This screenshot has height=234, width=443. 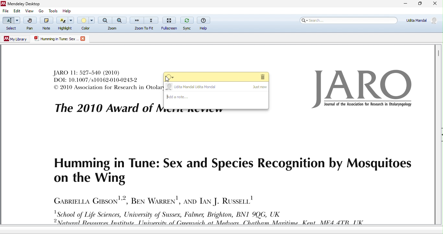 I want to click on logo, so click(x=362, y=90).